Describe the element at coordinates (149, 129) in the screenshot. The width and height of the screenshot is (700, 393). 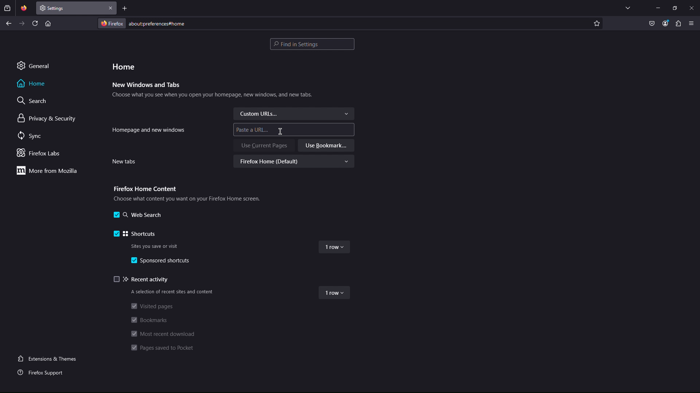
I see `Homepage and new windows` at that location.